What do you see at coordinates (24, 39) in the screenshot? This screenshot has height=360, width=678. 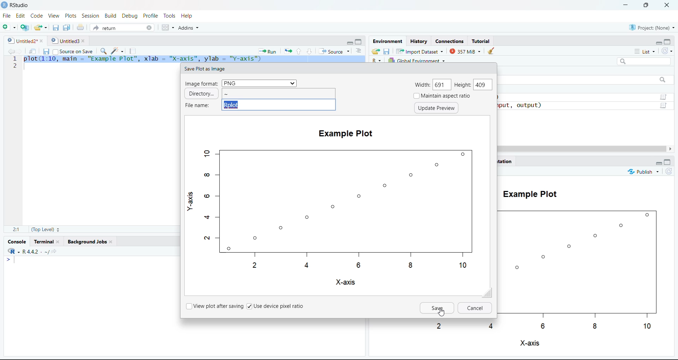 I see `Untitled2*` at bounding box center [24, 39].